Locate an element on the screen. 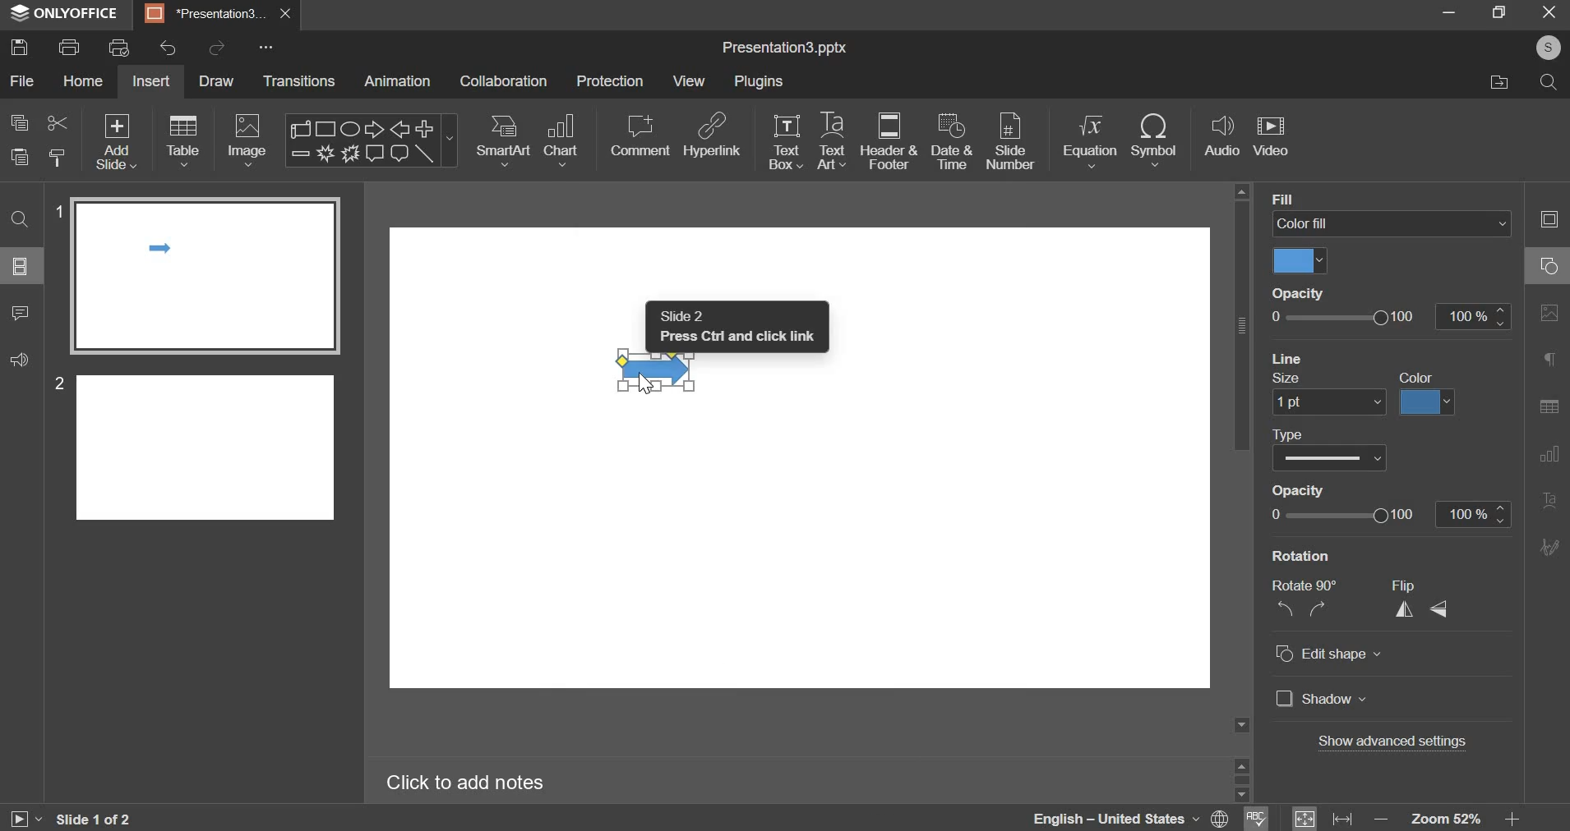 The width and height of the screenshot is (1570, 831). plugins is located at coordinates (759, 80).